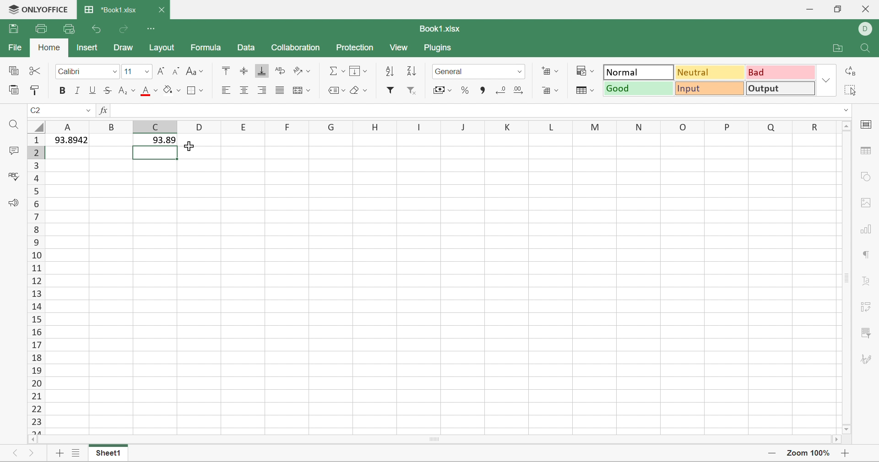 This screenshot has width=879, height=462. What do you see at coordinates (862, 48) in the screenshot?
I see `Find` at bounding box center [862, 48].